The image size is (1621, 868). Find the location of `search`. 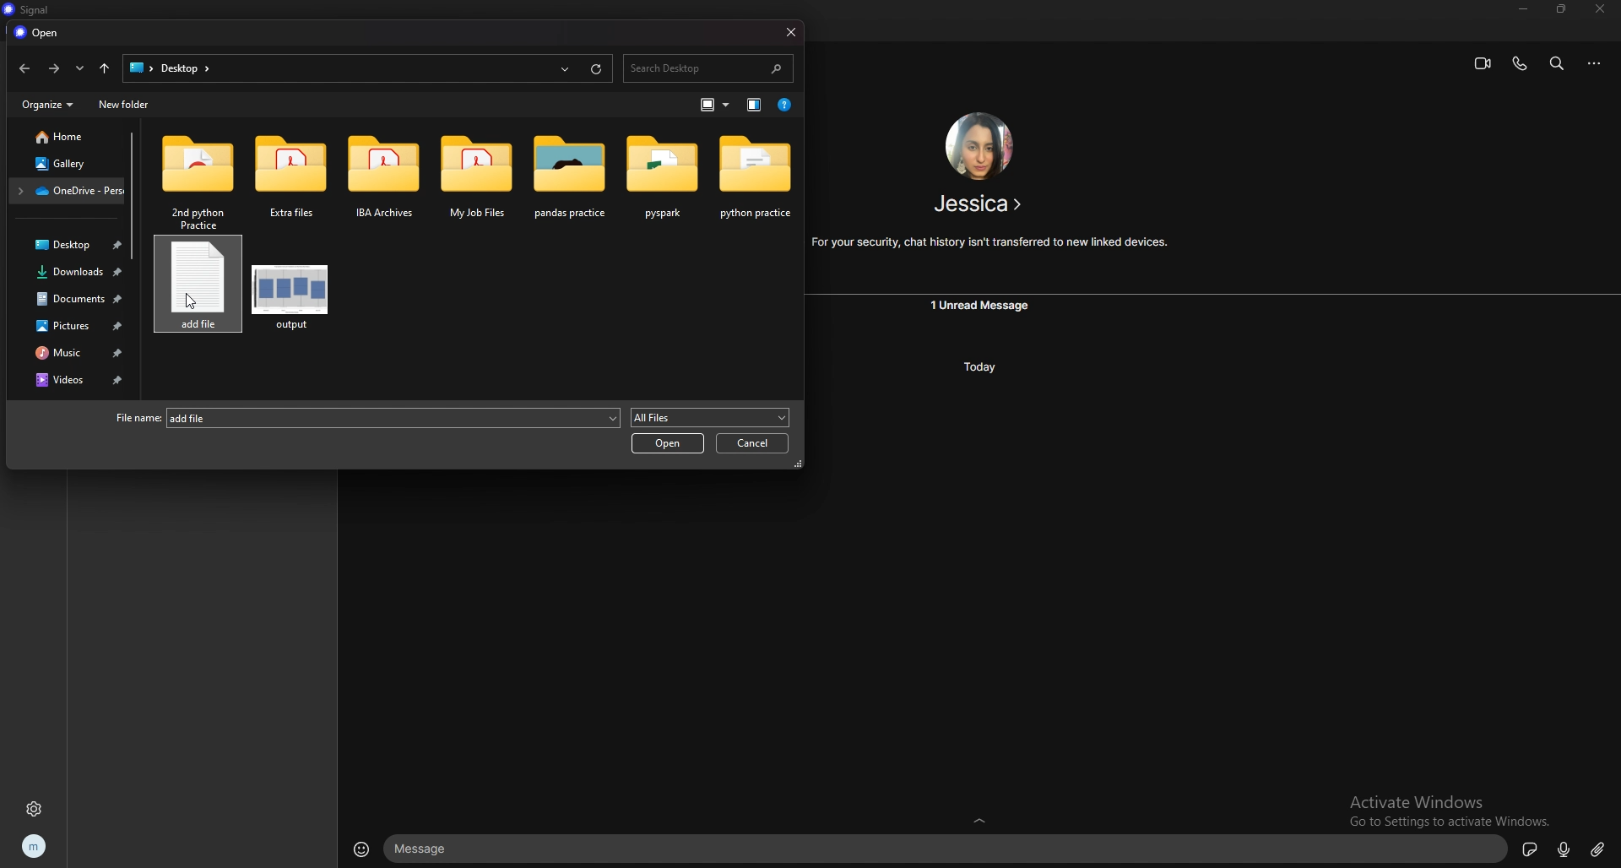

search is located at coordinates (1559, 62).